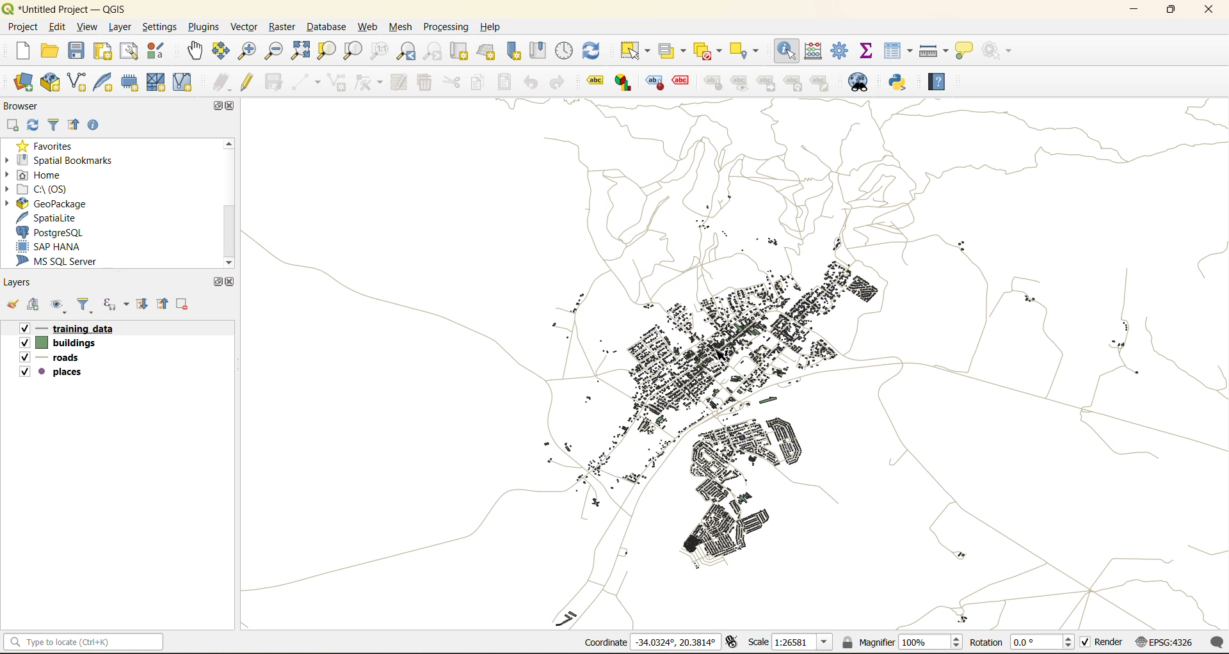  Describe the element at coordinates (13, 125) in the screenshot. I see `add` at that location.